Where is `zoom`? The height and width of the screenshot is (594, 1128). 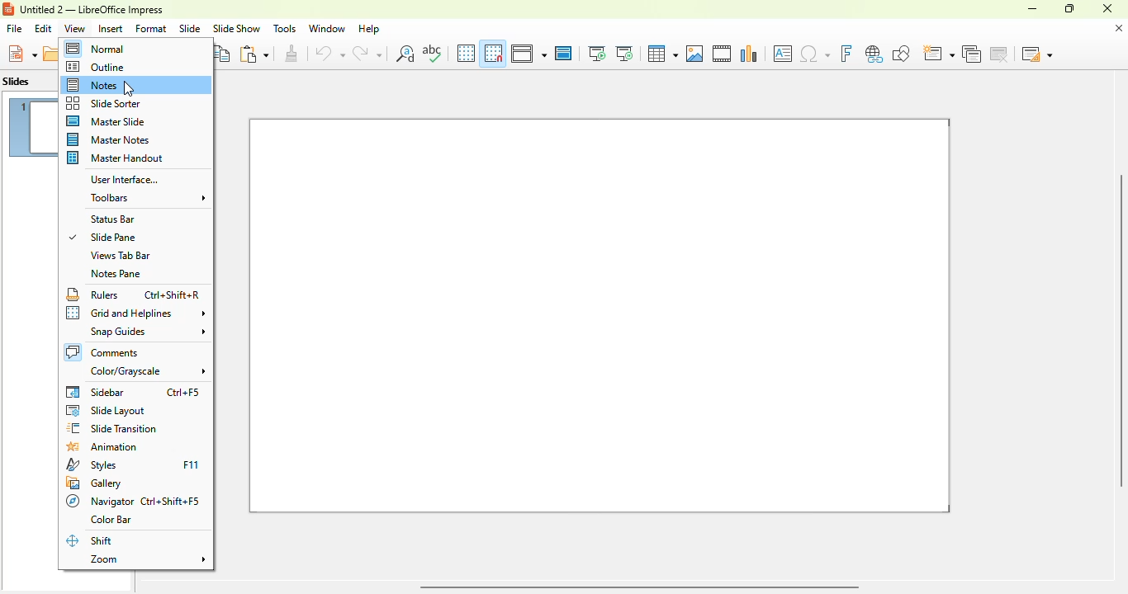 zoom is located at coordinates (148, 559).